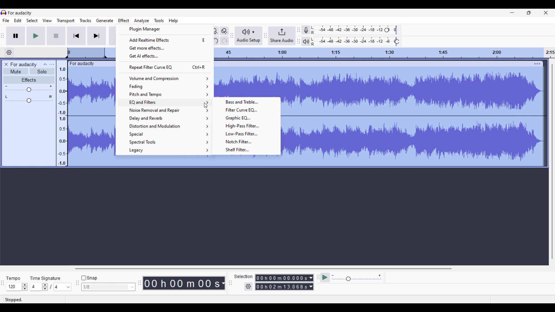 The height and width of the screenshot is (312, 555). What do you see at coordinates (47, 21) in the screenshot?
I see `View menu` at bounding box center [47, 21].